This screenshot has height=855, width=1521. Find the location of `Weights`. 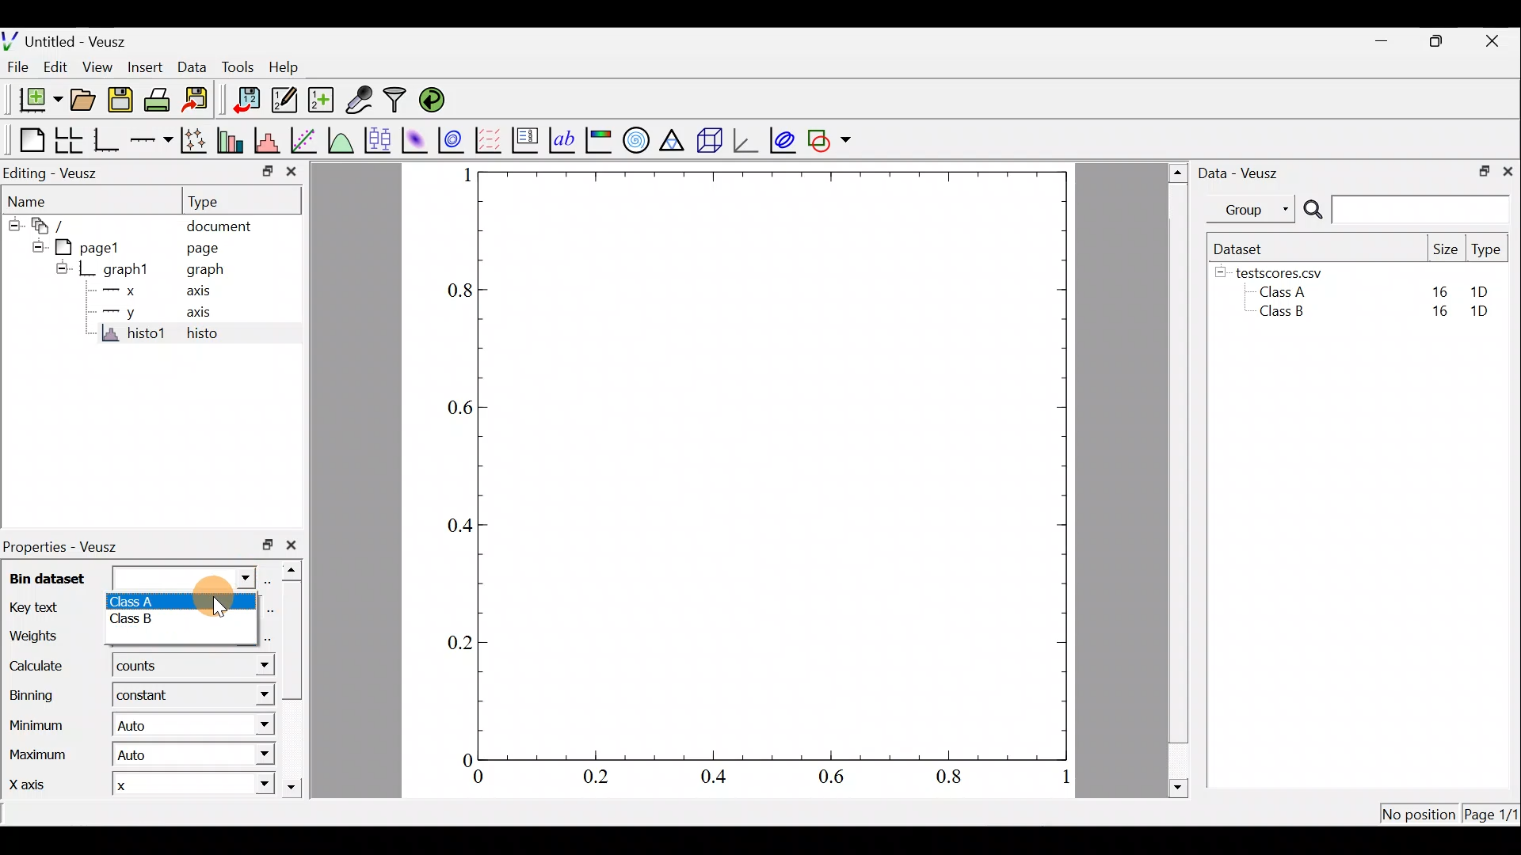

Weights is located at coordinates (49, 636).